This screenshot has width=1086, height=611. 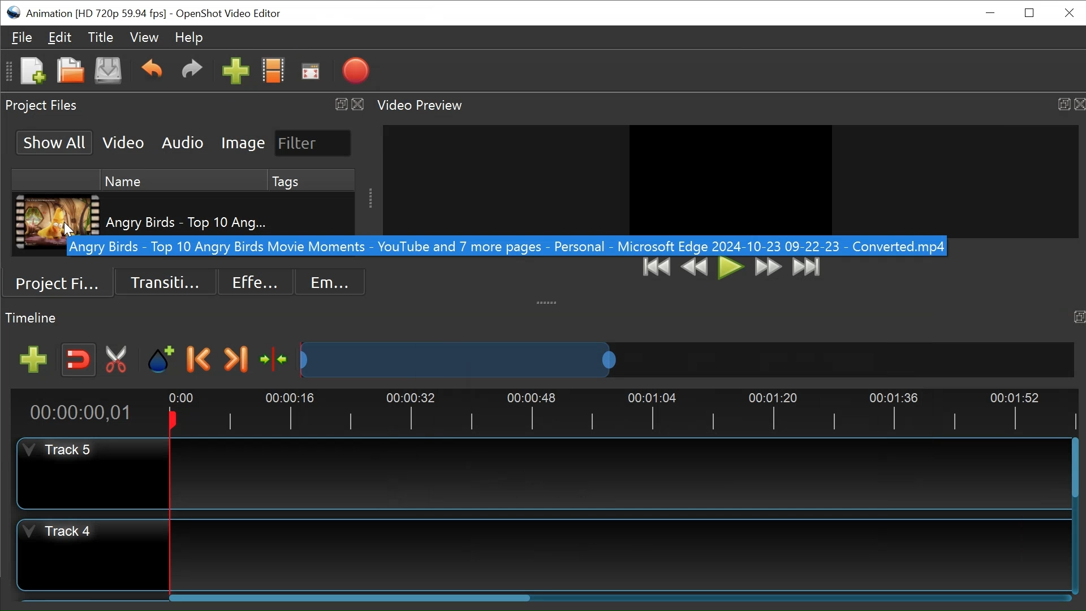 I want to click on Fullscreen, so click(x=310, y=72).